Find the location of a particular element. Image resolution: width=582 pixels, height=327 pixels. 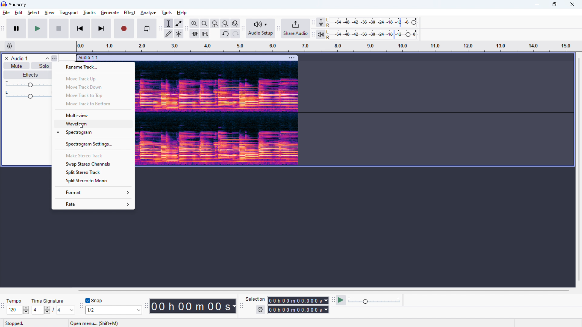

increase beats per measure is located at coordinates (47, 307).